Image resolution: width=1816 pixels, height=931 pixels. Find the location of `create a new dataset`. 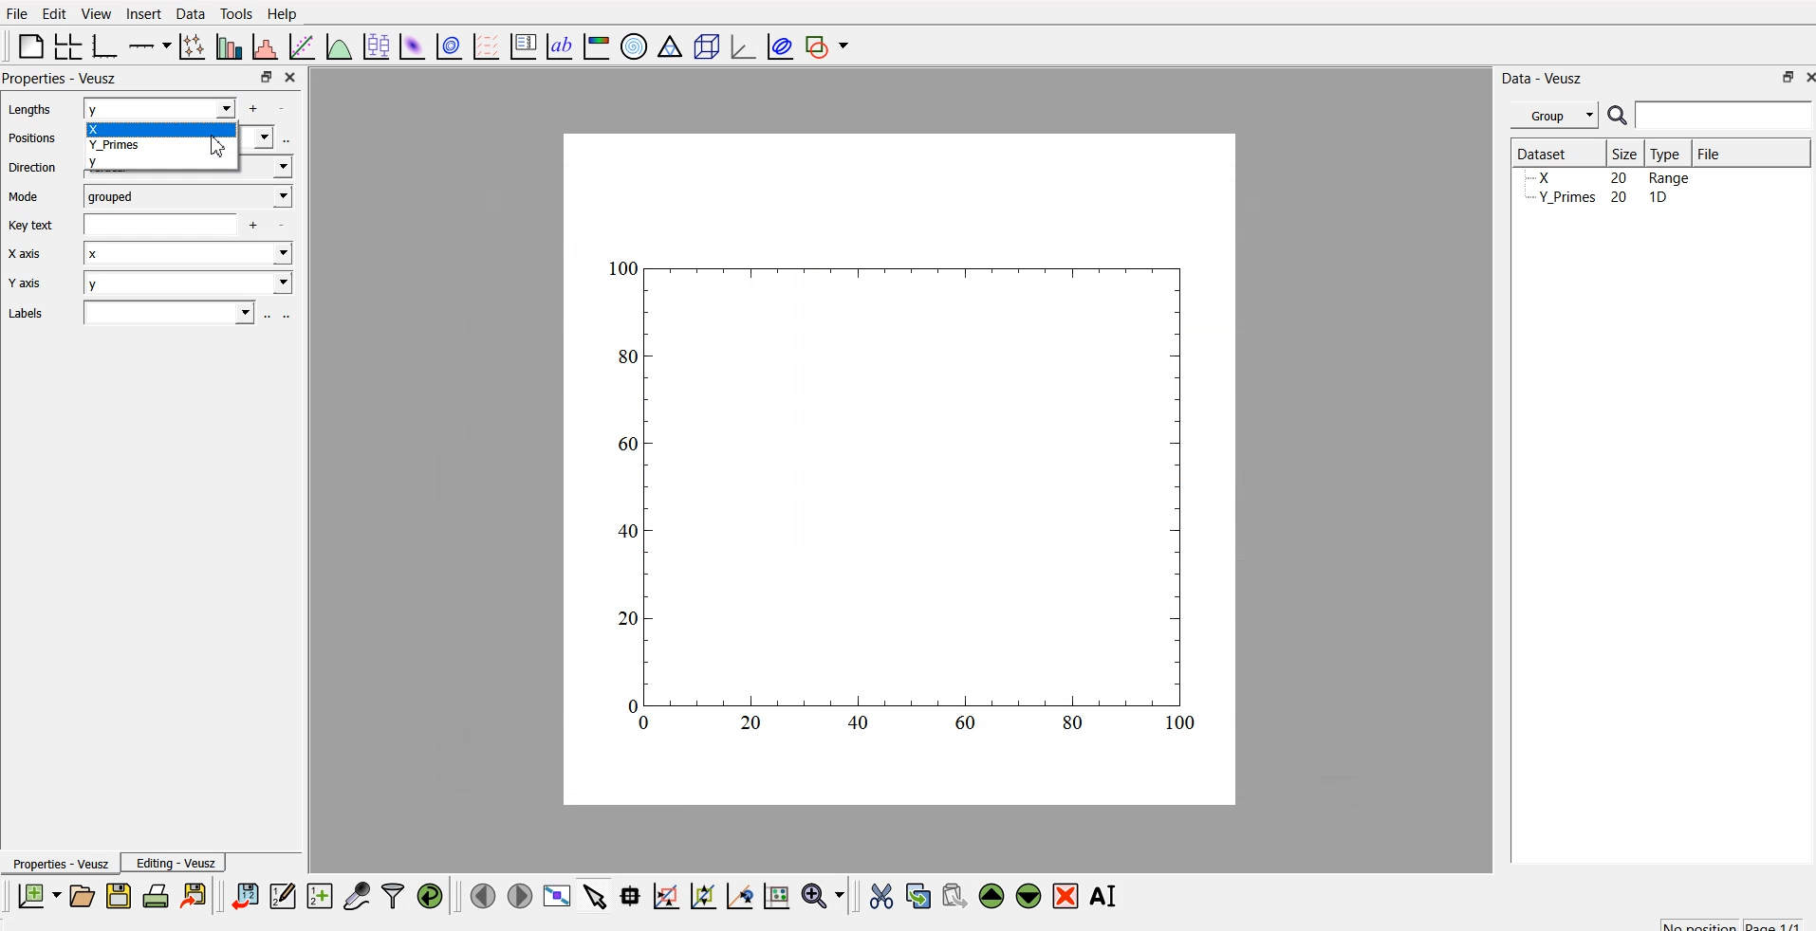

create a new dataset is located at coordinates (320, 898).